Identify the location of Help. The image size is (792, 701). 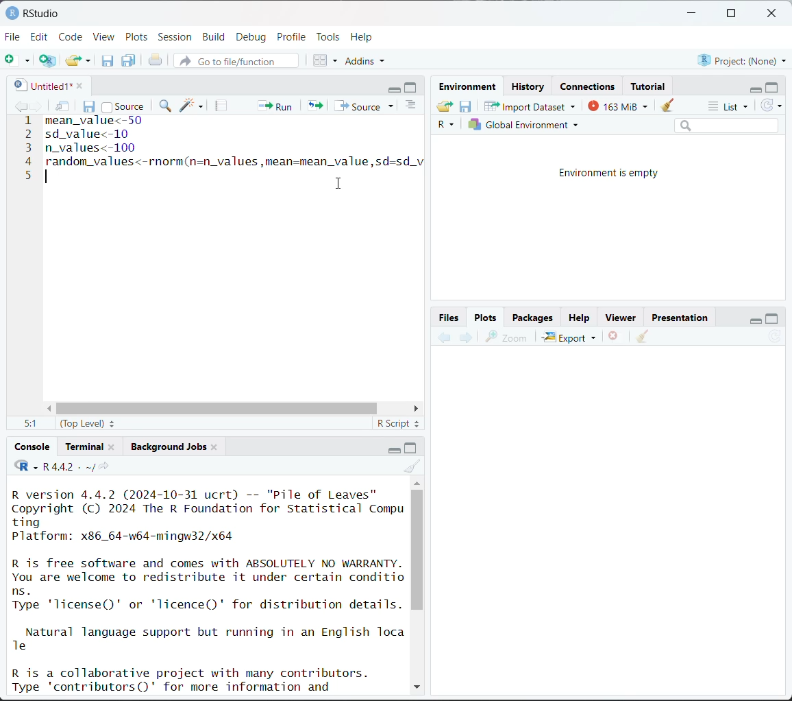
(579, 319).